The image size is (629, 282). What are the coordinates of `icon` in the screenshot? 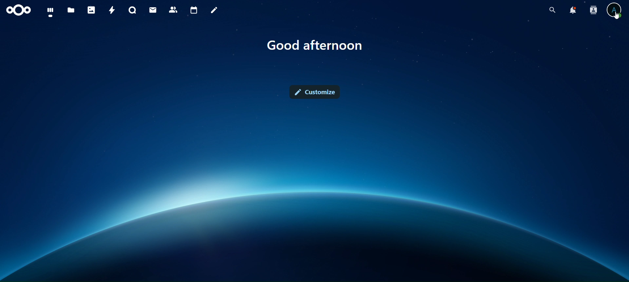 It's located at (20, 11).